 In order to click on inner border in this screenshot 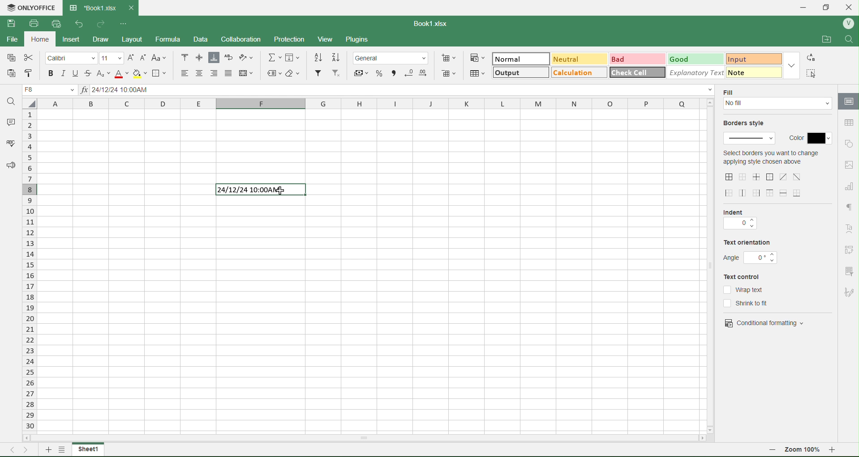, I will do `click(757, 177)`.